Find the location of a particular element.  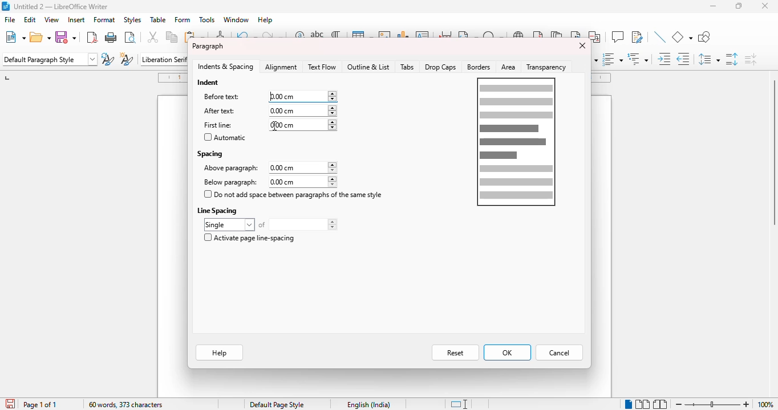

insert cross-reference is located at coordinates (595, 37).